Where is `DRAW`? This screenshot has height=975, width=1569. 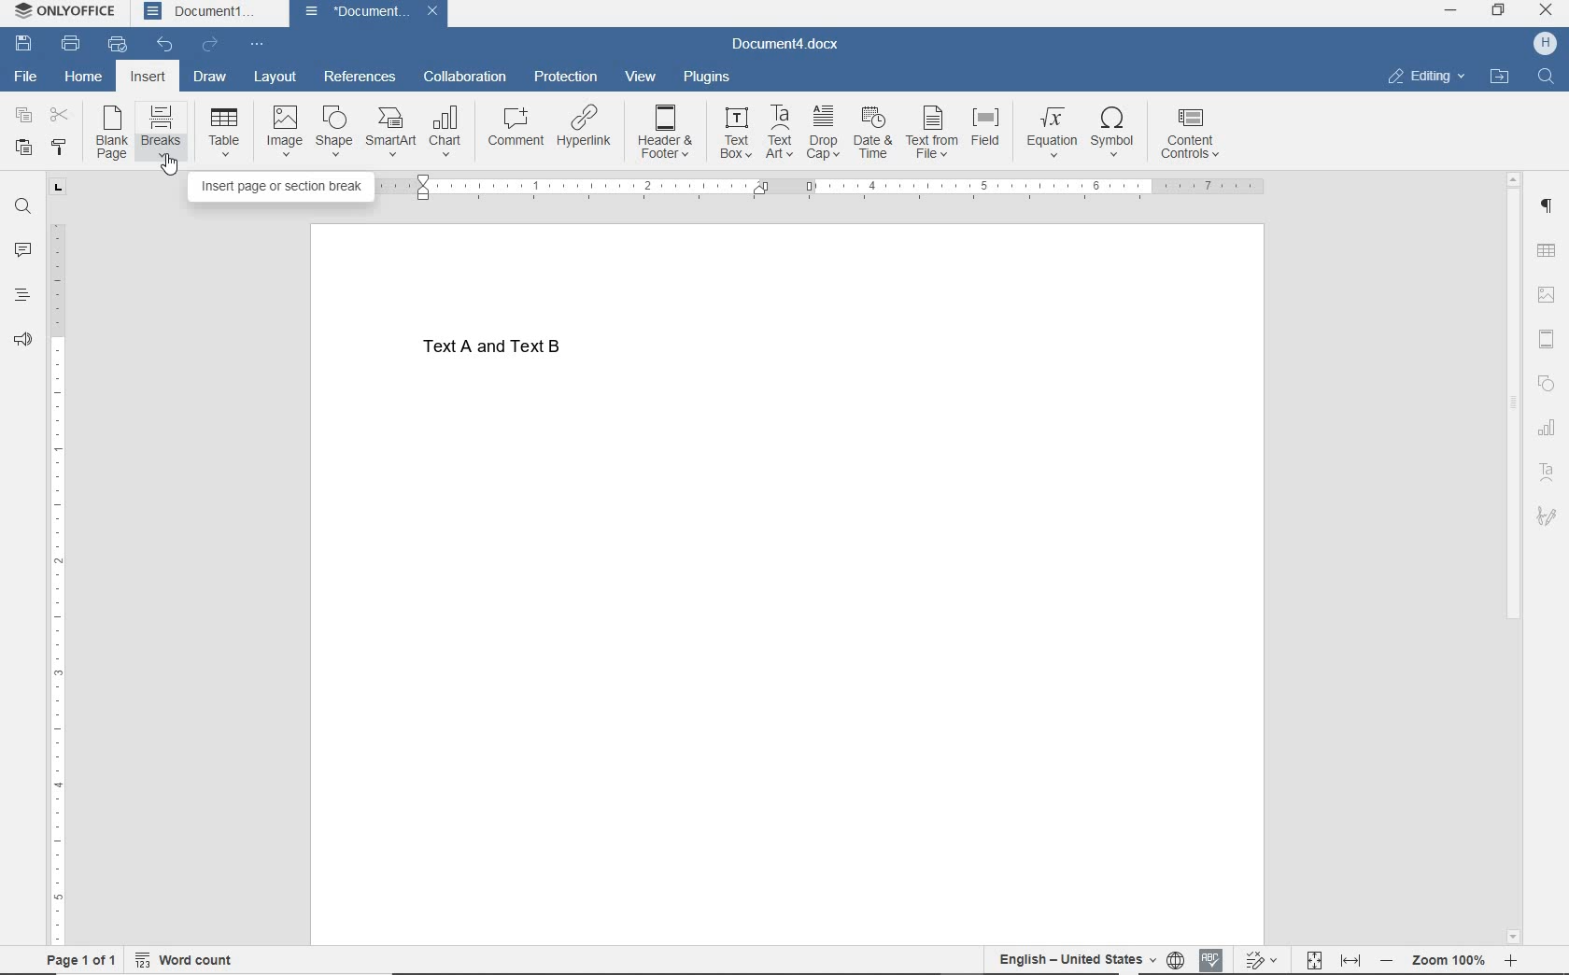
DRAW is located at coordinates (211, 76).